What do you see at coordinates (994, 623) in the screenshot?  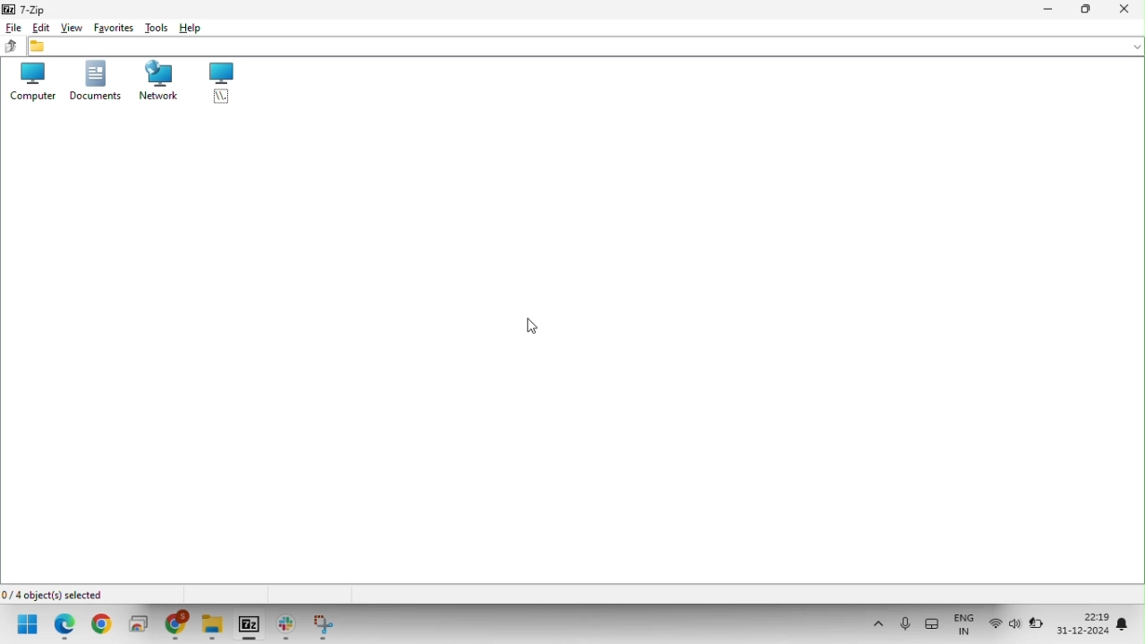 I see `wifi` at bounding box center [994, 623].